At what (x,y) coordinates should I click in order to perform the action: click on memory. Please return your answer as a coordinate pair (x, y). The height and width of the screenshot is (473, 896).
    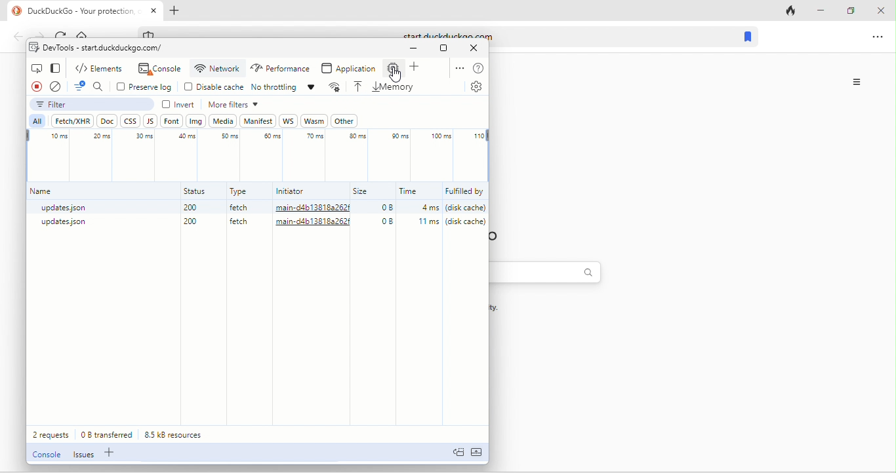
    Looking at the image, I should click on (392, 64).